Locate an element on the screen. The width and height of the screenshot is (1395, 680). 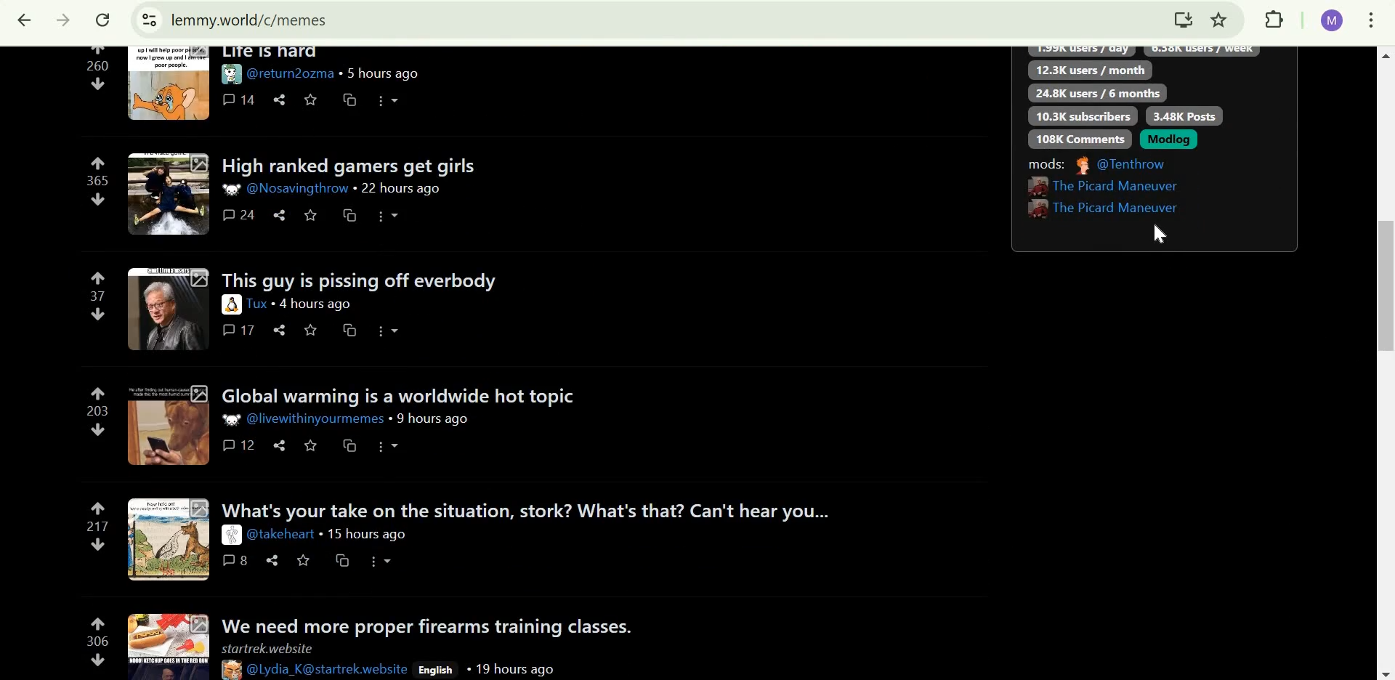
expand here is located at coordinates (171, 541).